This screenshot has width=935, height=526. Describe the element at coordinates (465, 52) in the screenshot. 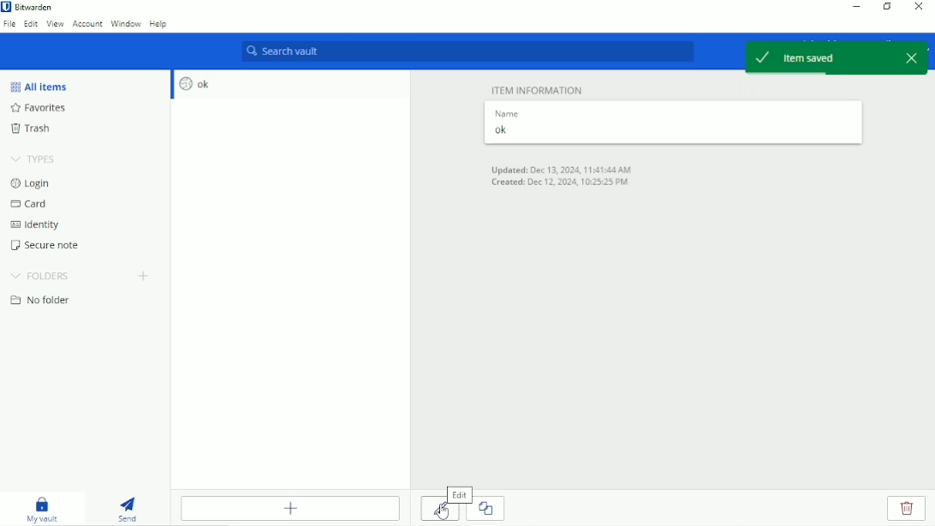

I see `Search vault` at that location.